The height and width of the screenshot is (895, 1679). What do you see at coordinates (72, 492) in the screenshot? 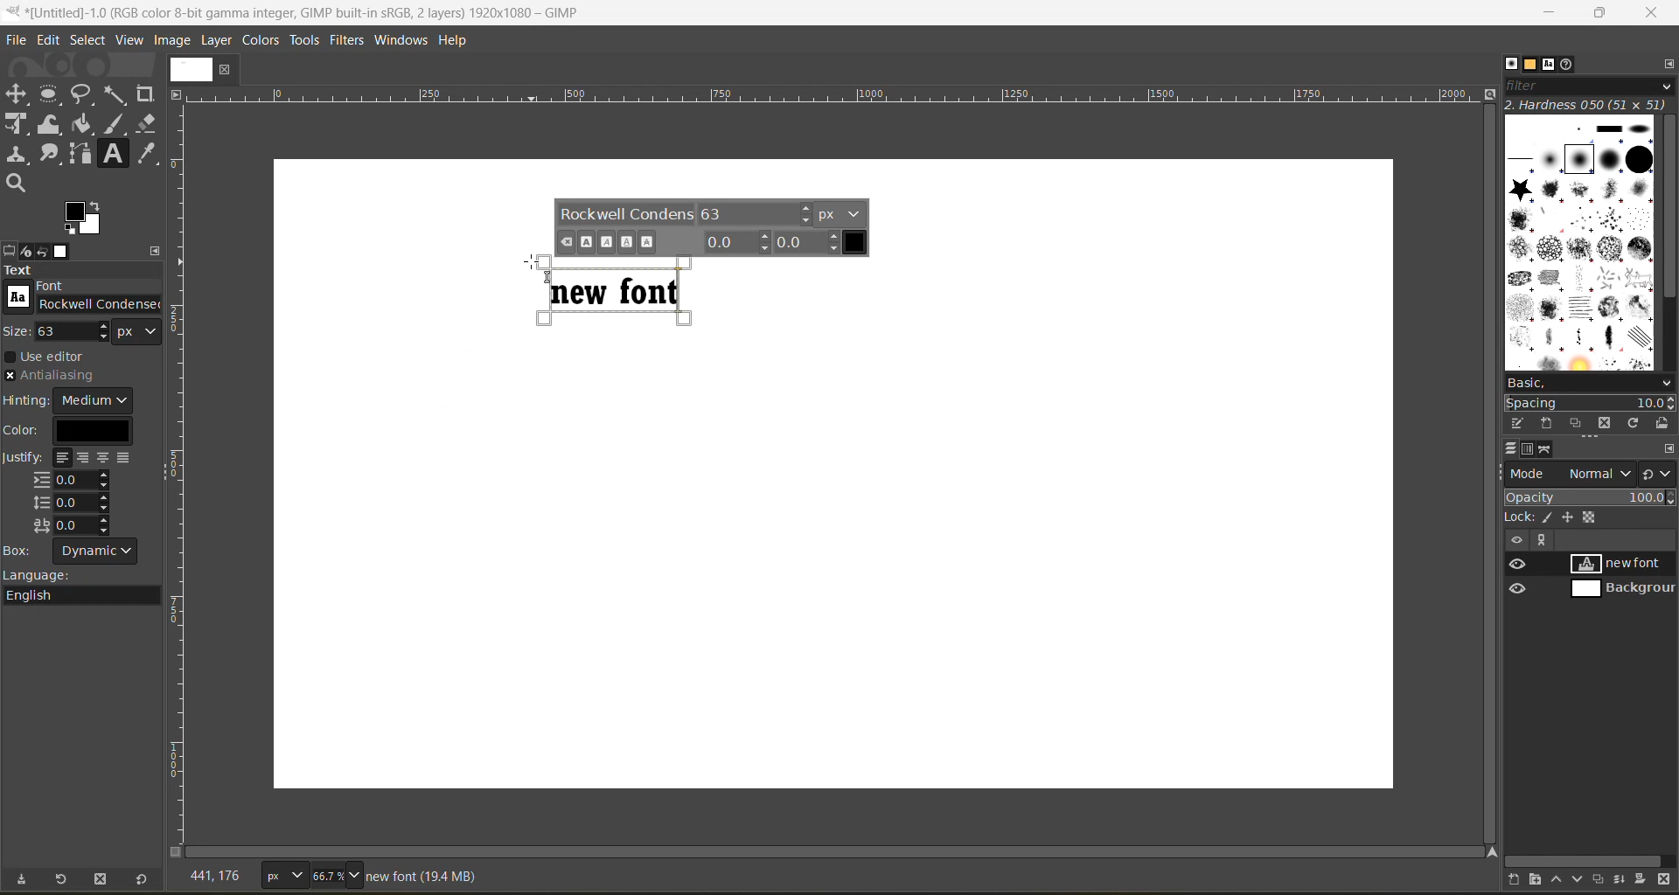
I see `justify` at bounding box center [72, 492].